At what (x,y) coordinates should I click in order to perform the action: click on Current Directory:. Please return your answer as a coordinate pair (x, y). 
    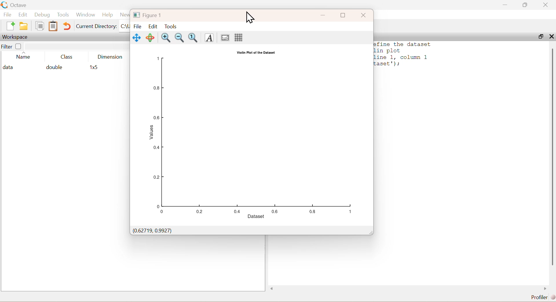
    Looking at the image, I should click on (96, 27).